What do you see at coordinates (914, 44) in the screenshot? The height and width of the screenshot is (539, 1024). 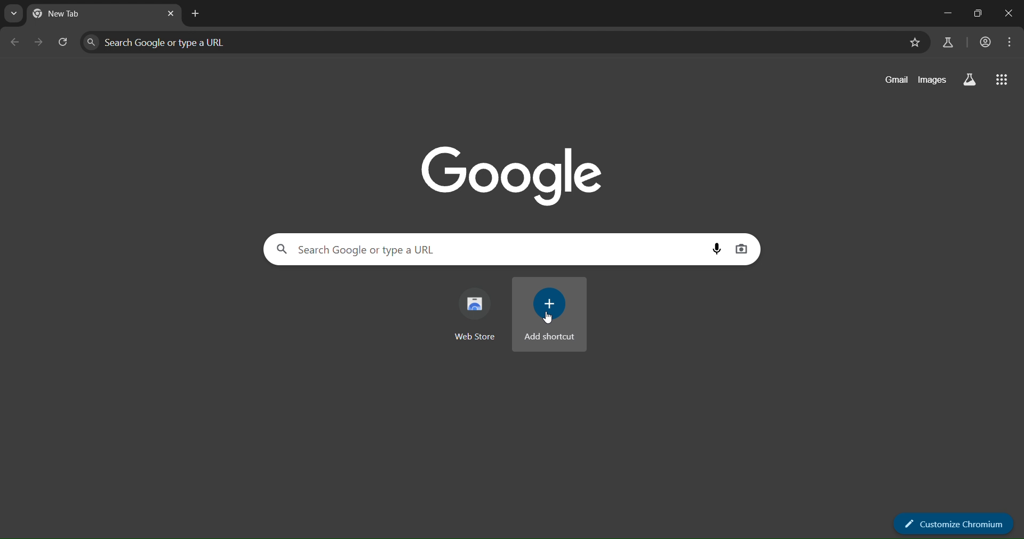 I see `bookmark page` at bounding box center [914, 44].